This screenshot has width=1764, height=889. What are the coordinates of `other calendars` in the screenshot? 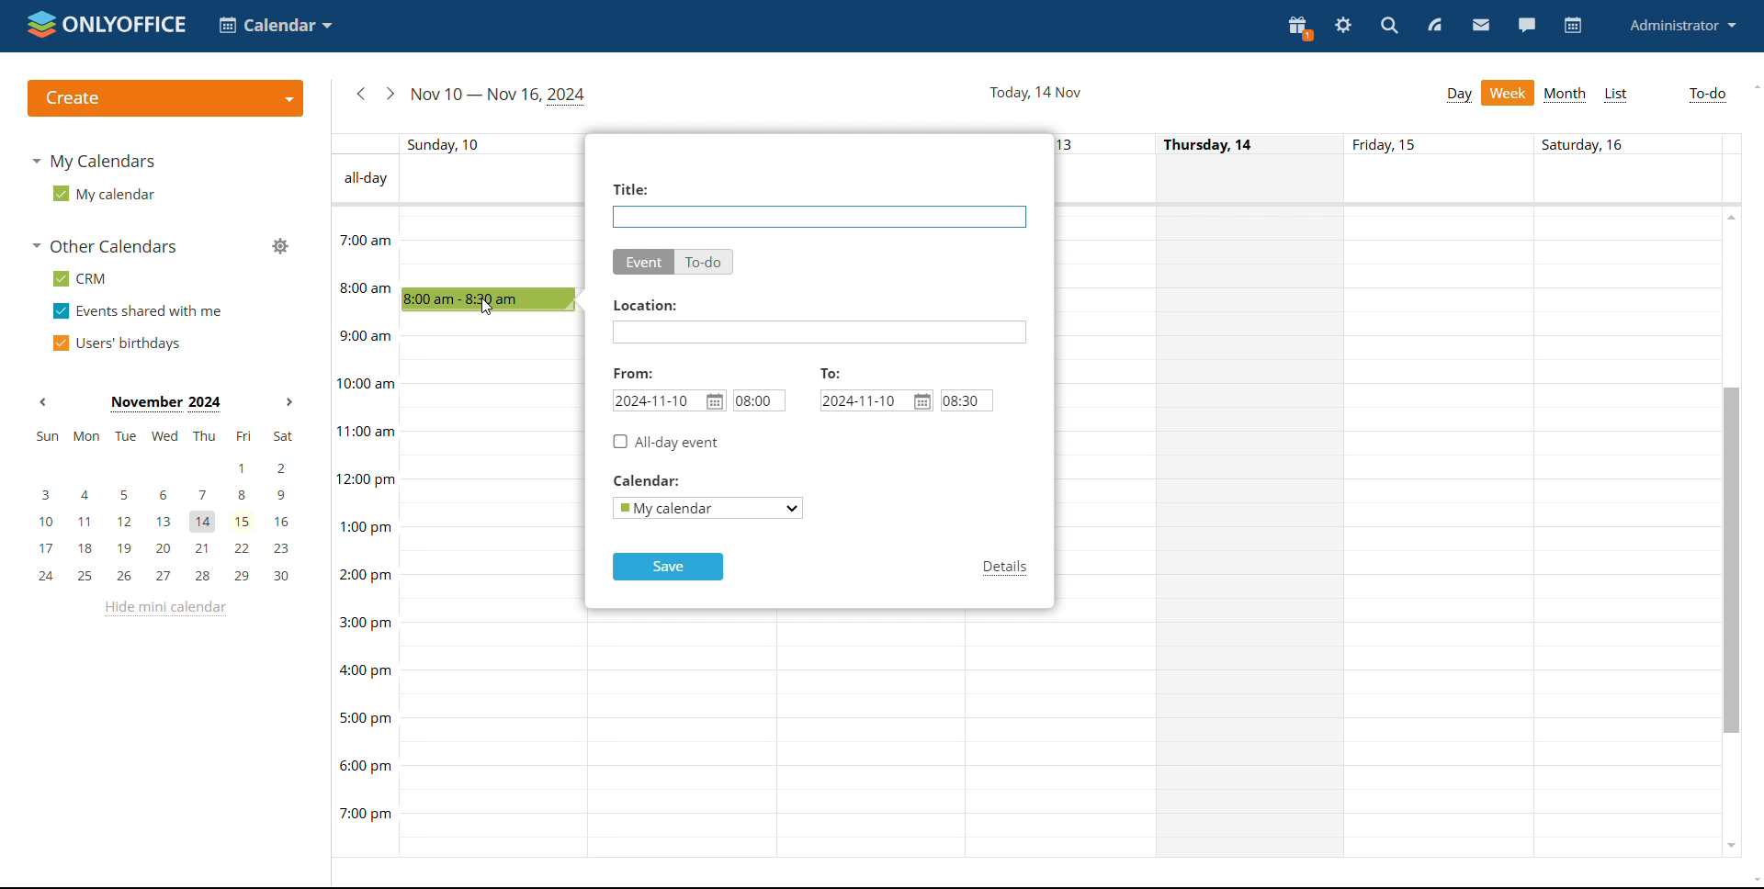 It's located at (103, 248).